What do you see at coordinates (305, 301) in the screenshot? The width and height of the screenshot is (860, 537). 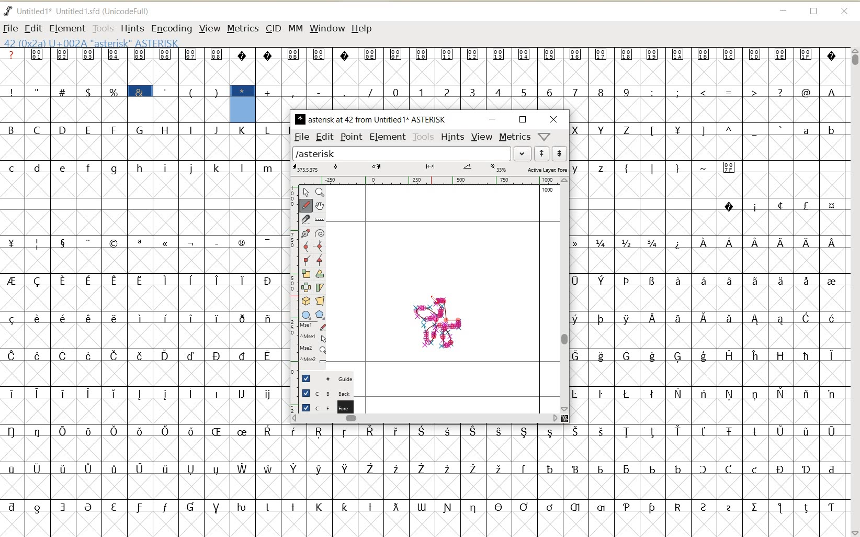 I see `rotate the selection in 3d and project back to plane` at bounding box center [305, 301].